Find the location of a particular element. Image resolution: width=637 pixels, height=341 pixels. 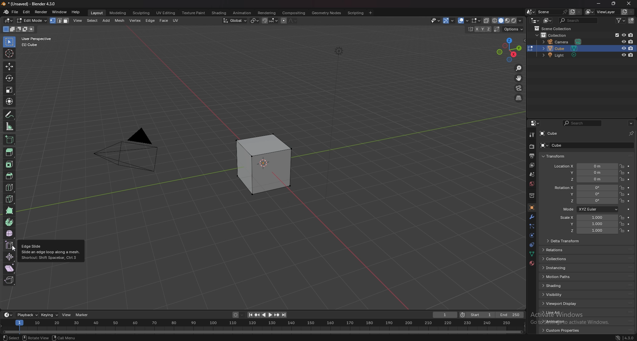

scale y is located at coordinates (588, 224).